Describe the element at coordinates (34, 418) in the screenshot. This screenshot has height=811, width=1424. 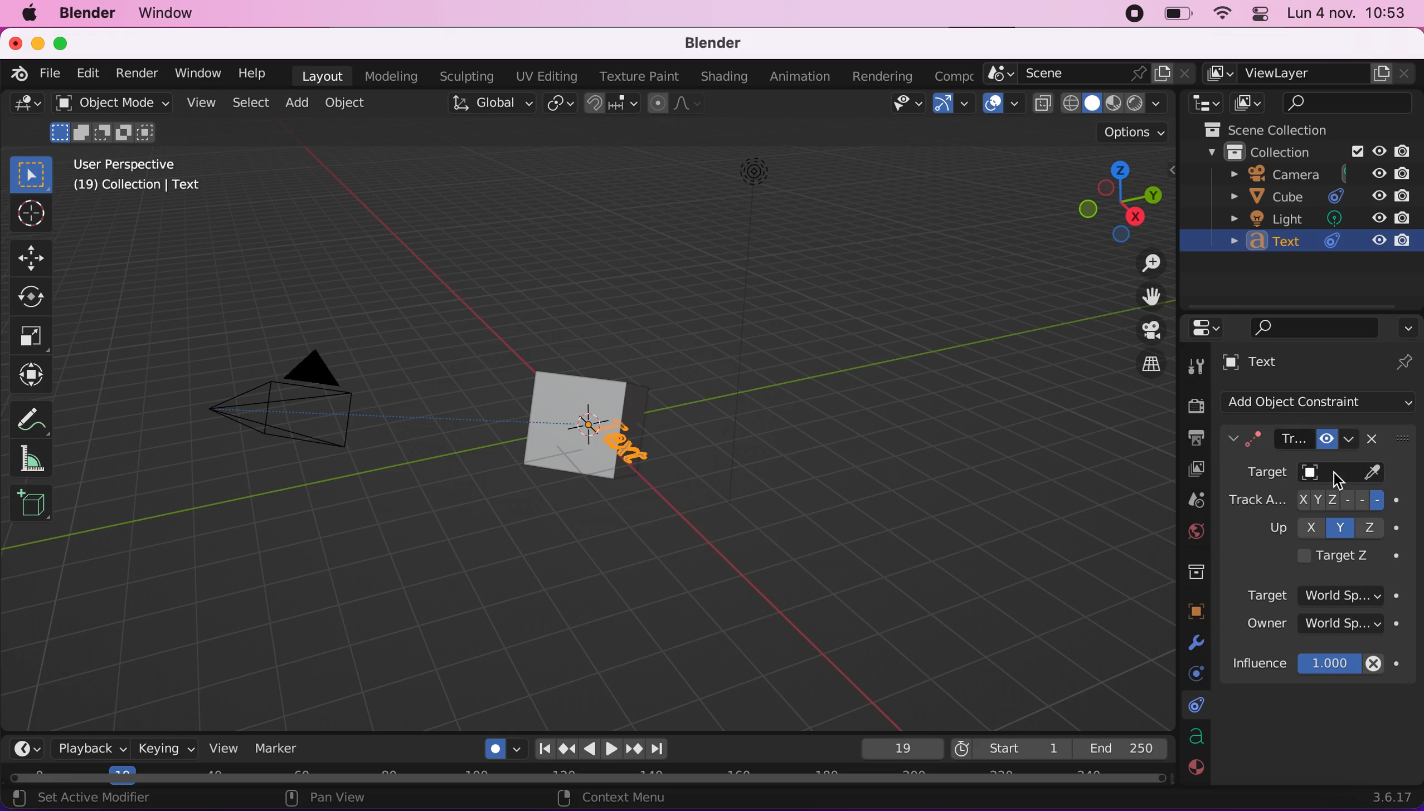
I see `annotate` at that location.